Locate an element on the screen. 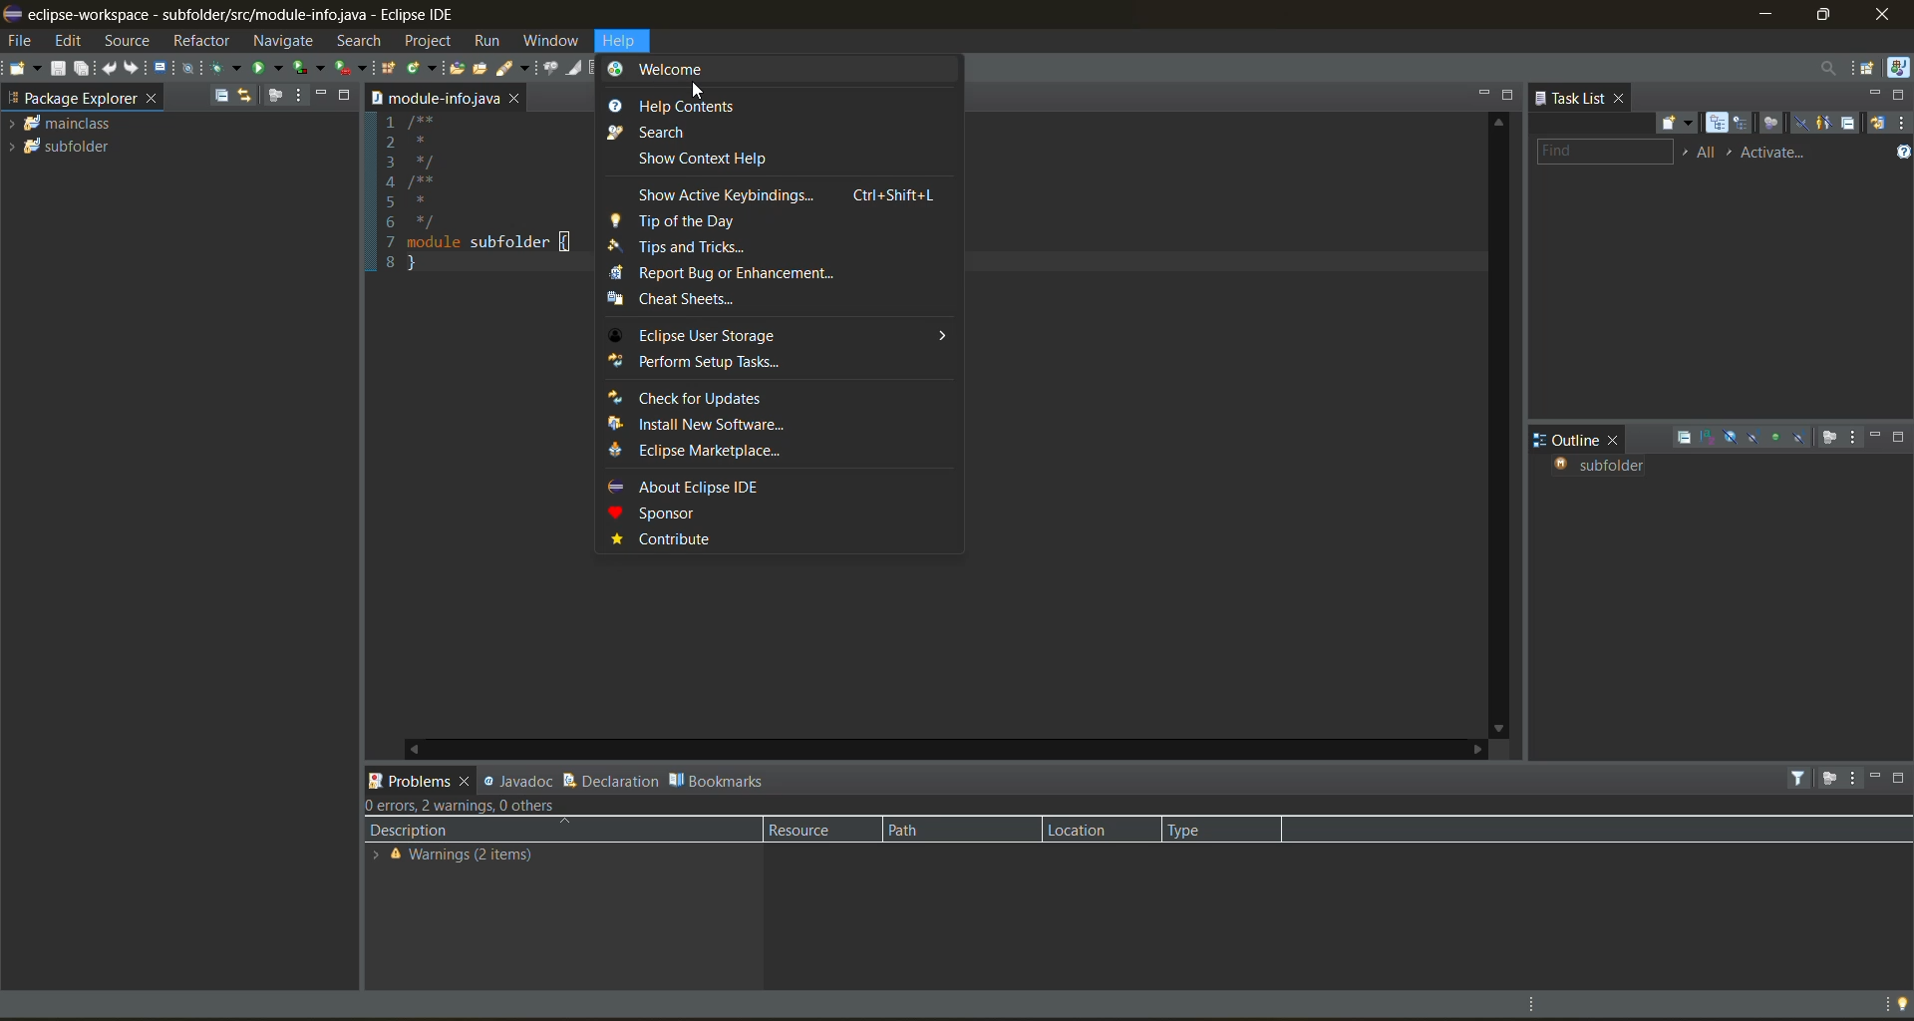 This screenshot has height=1021, width=1914. module 1 is located at coordinates (67, 124).